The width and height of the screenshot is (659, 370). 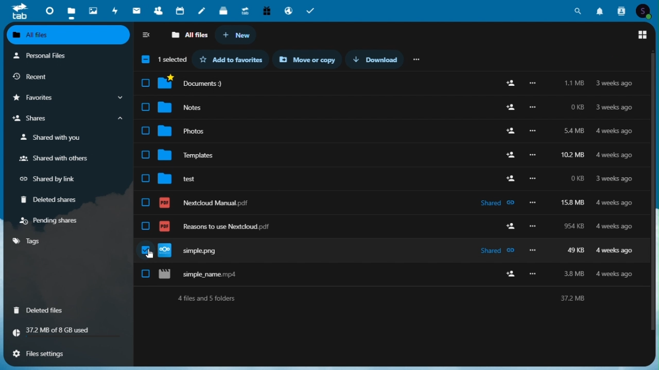 I want to click on tags, so click(x=28, y=241).